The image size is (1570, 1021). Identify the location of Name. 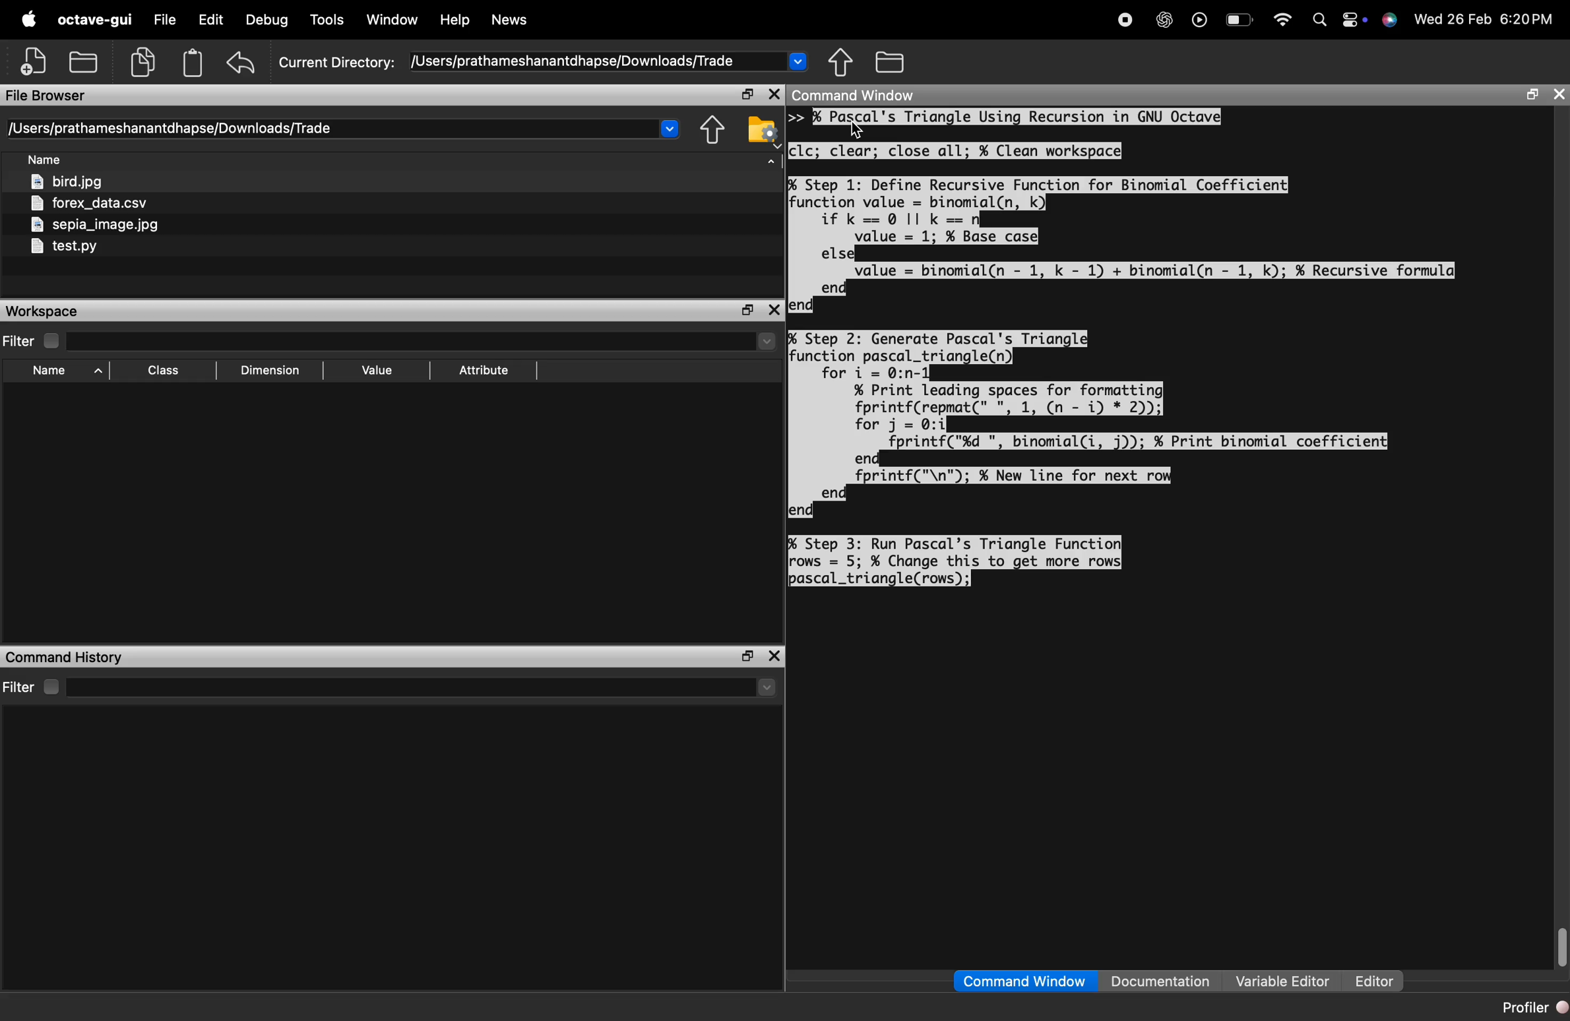
(69, 372).